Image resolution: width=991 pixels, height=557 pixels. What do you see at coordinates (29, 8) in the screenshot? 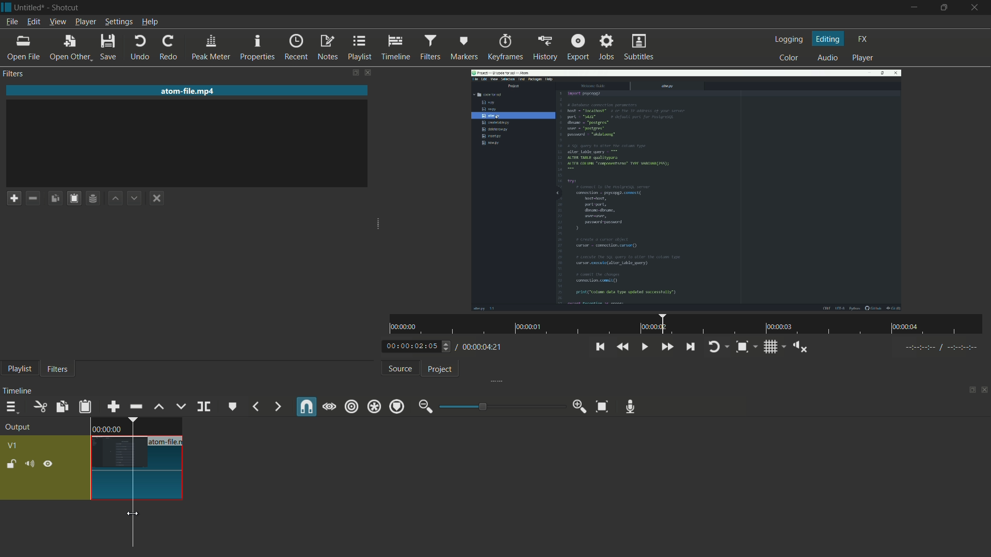
I see `project name` at bounding box center [29, 8].